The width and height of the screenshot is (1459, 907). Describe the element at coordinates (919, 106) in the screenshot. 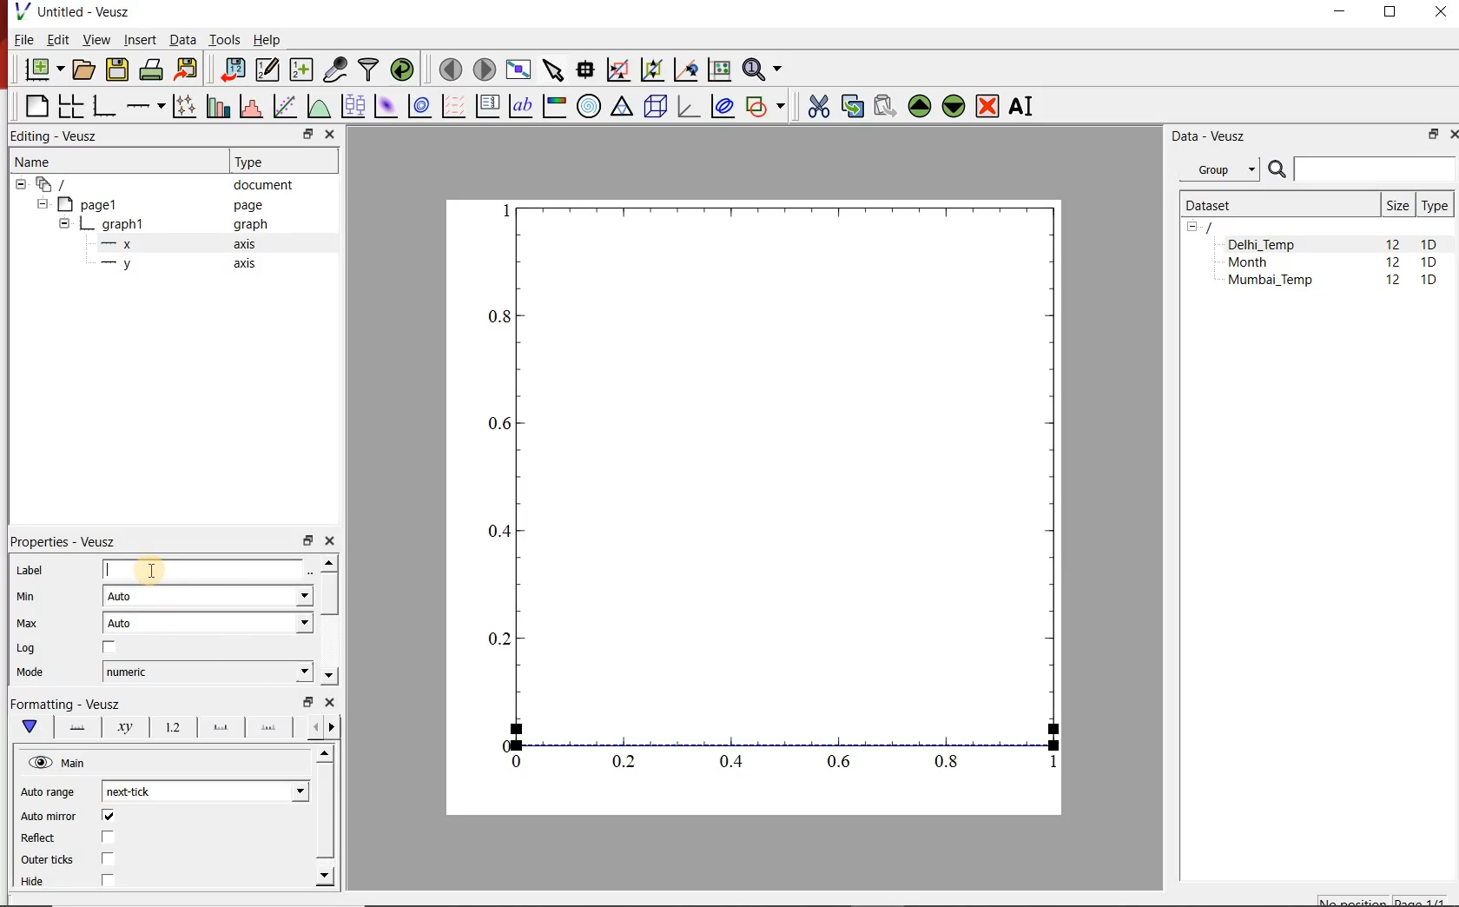

I see `move the selected widget up` at that location.